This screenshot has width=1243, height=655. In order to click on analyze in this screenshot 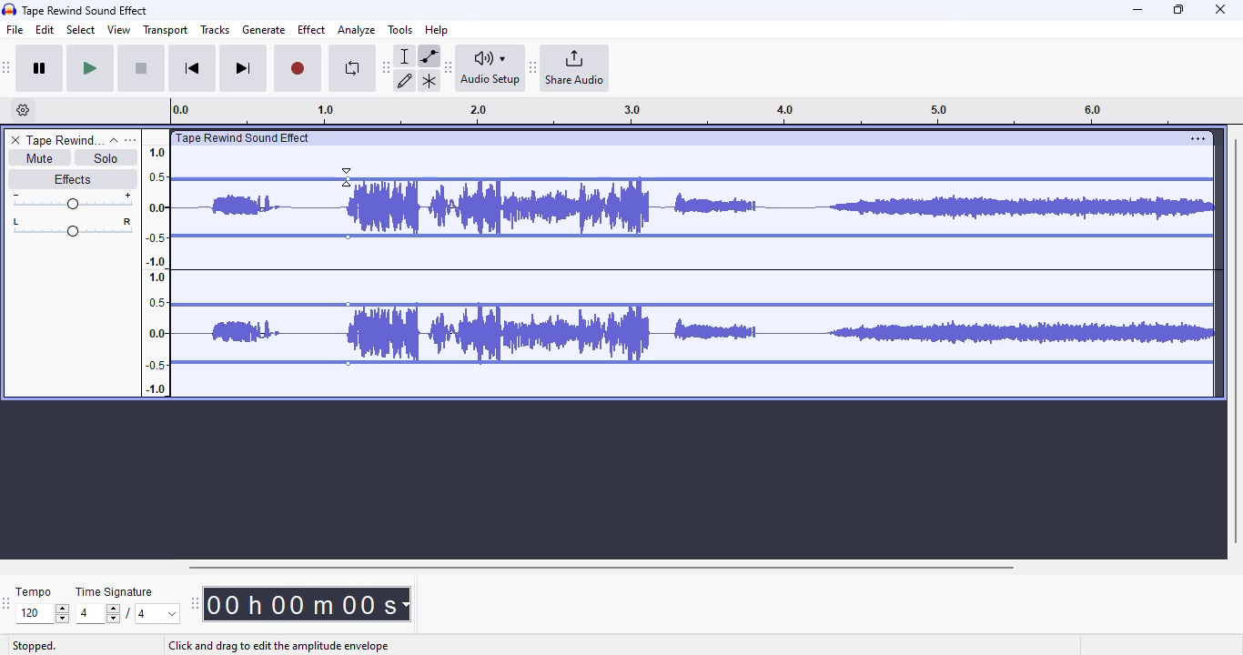, I will do `click(357, 30)`.